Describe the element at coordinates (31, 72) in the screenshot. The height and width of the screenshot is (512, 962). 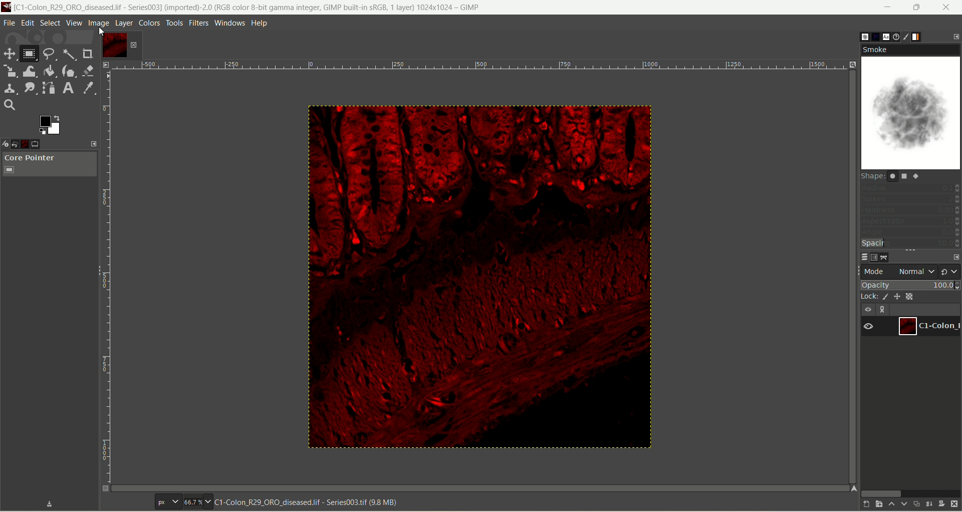
I see `wrap transform` at that location.